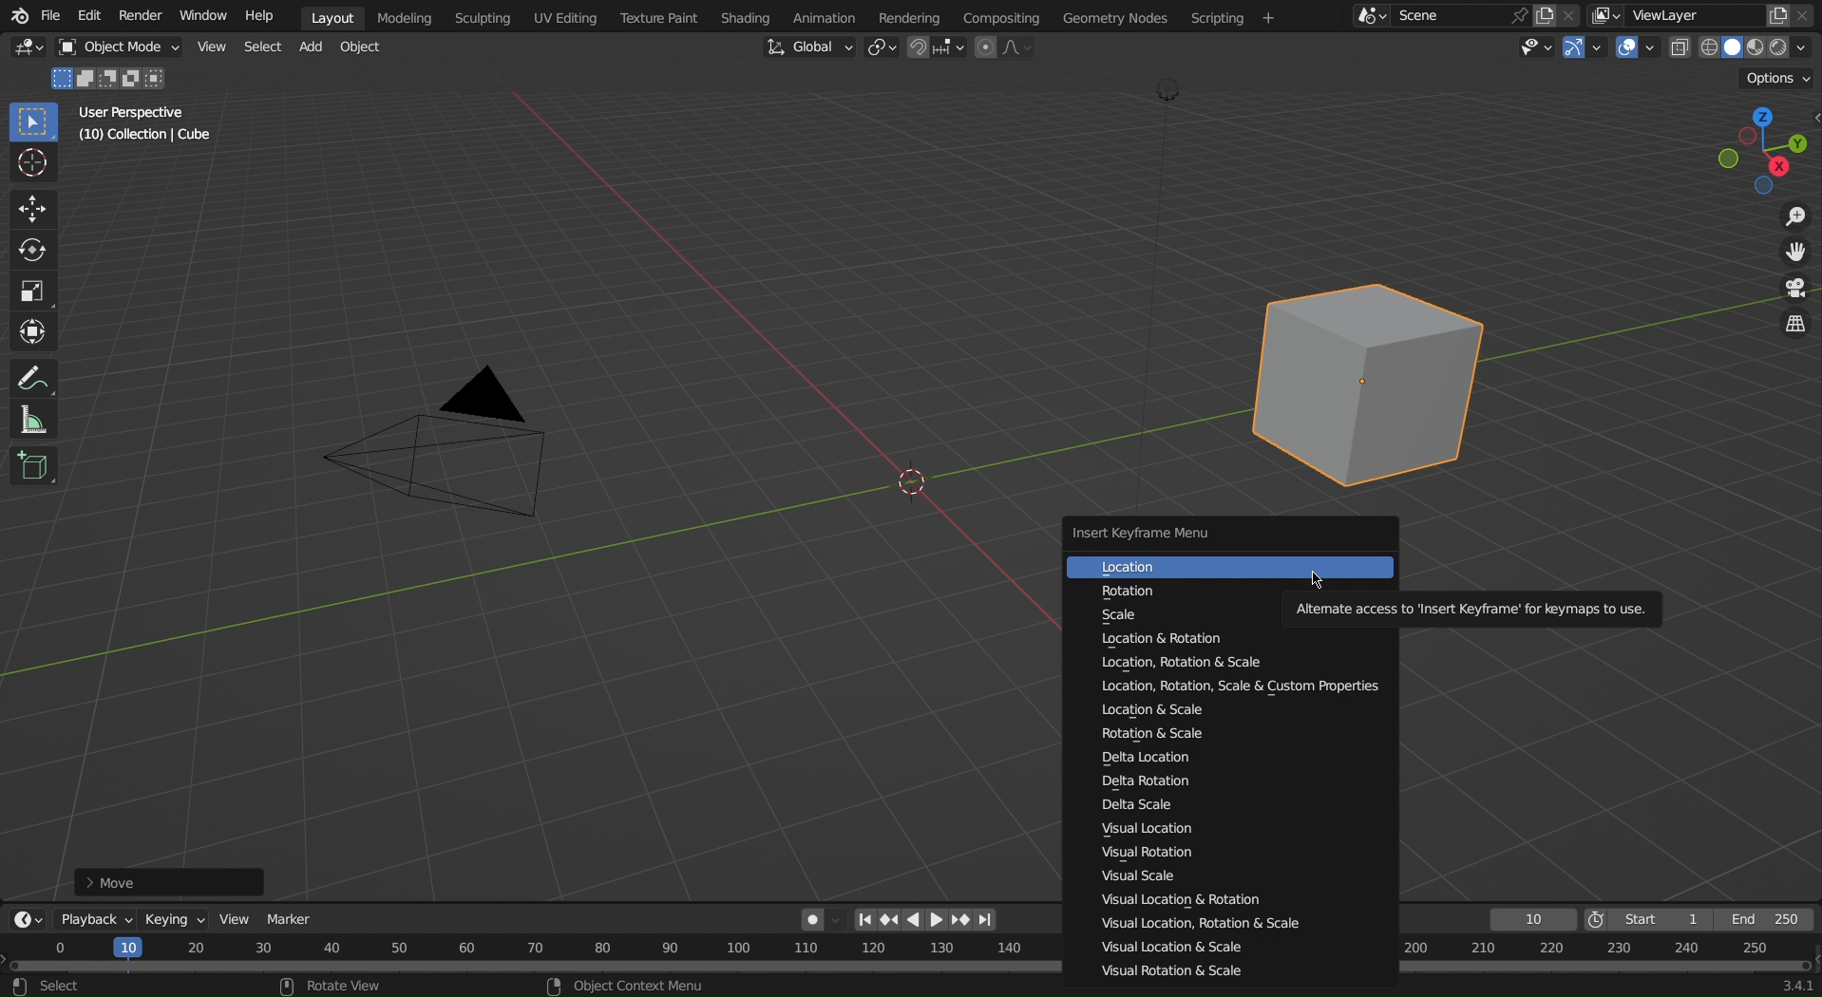 This screenshot has height=997, width=1822. I want to click on Editor Type, so click(25, 919).